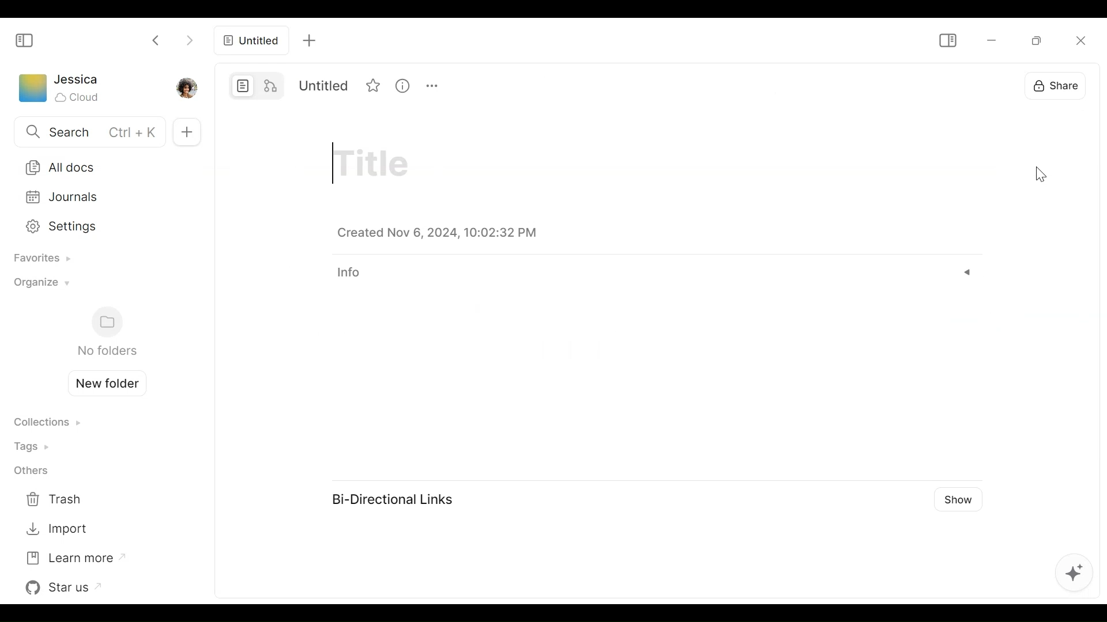 This screenshot has width=1107, height=622. I want to click on Workspace, so click(32, 90).